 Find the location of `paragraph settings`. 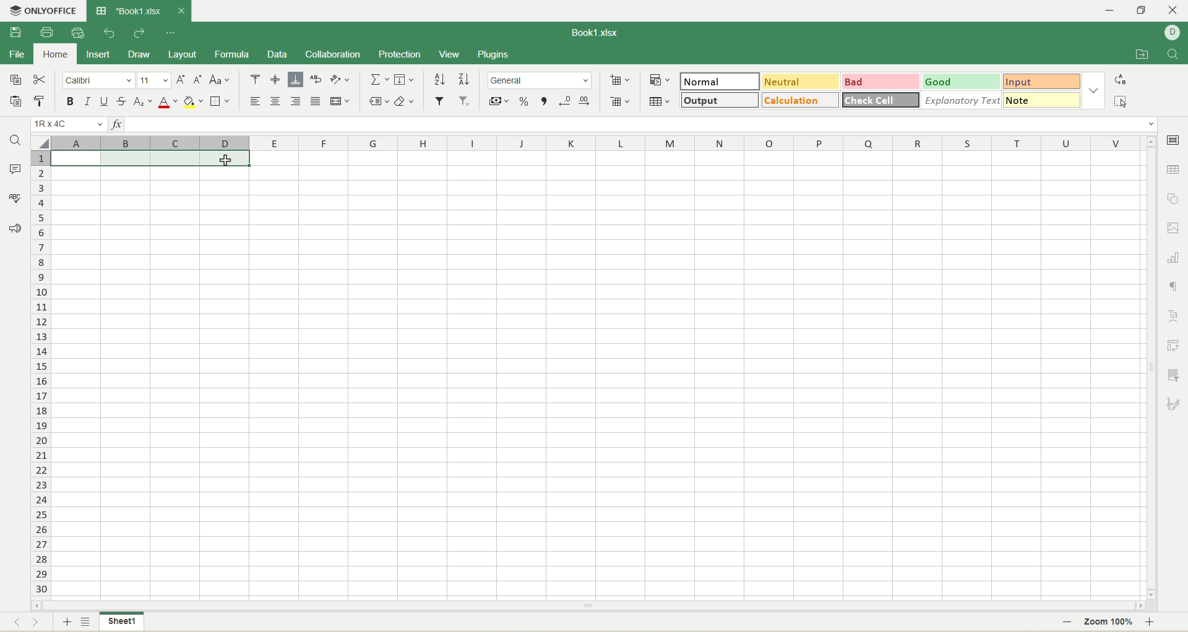

paragraph settings is located at coordinates (1174, 283).